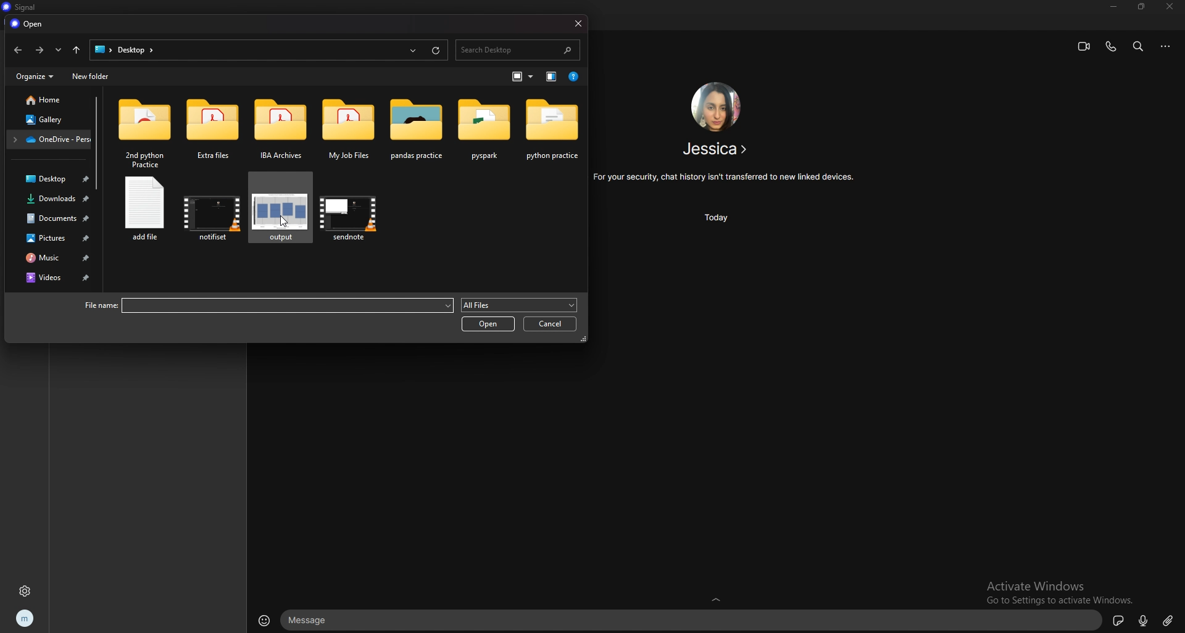 This screenshot has height=633, width=1185. What do you see at coordinates (419, 130) in the screenshot?
I see `folder` at bounding box center [419, 130].